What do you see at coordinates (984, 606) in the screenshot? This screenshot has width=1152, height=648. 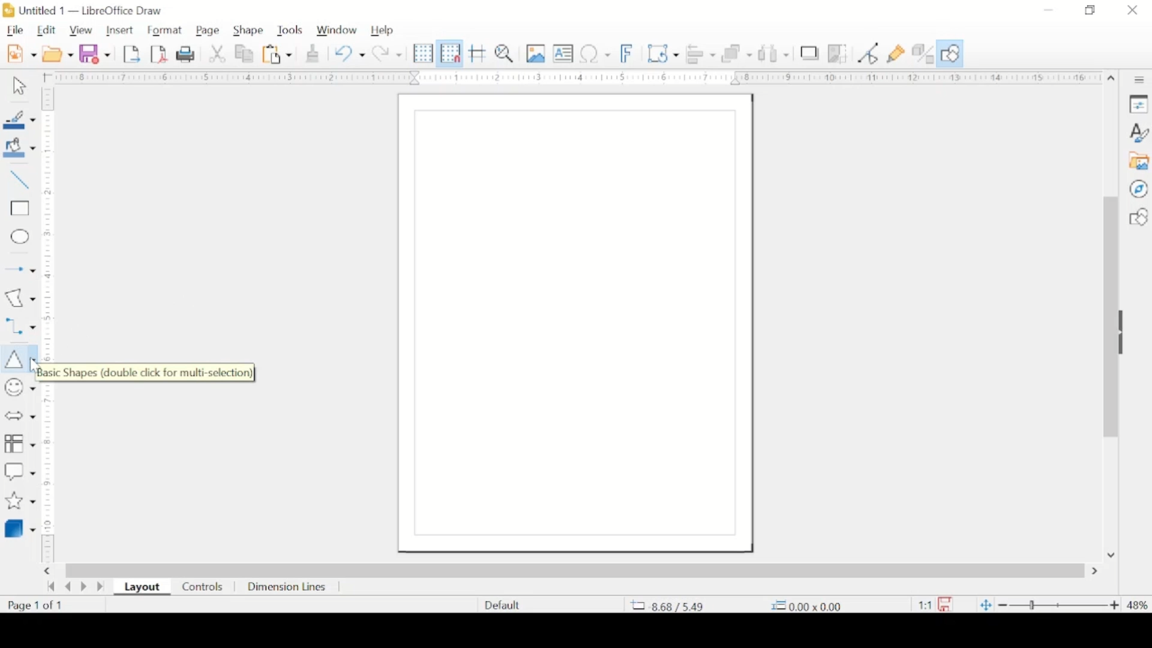 I see `fit to current window` at bounding box center [984, 606].